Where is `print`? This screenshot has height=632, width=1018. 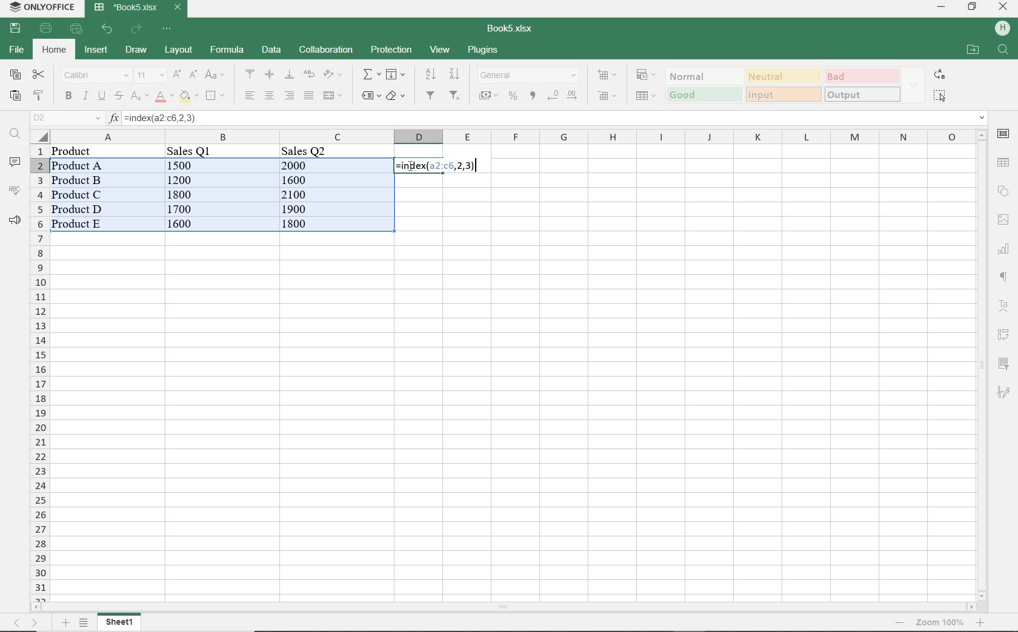
print is located at coordinates (46, 29).